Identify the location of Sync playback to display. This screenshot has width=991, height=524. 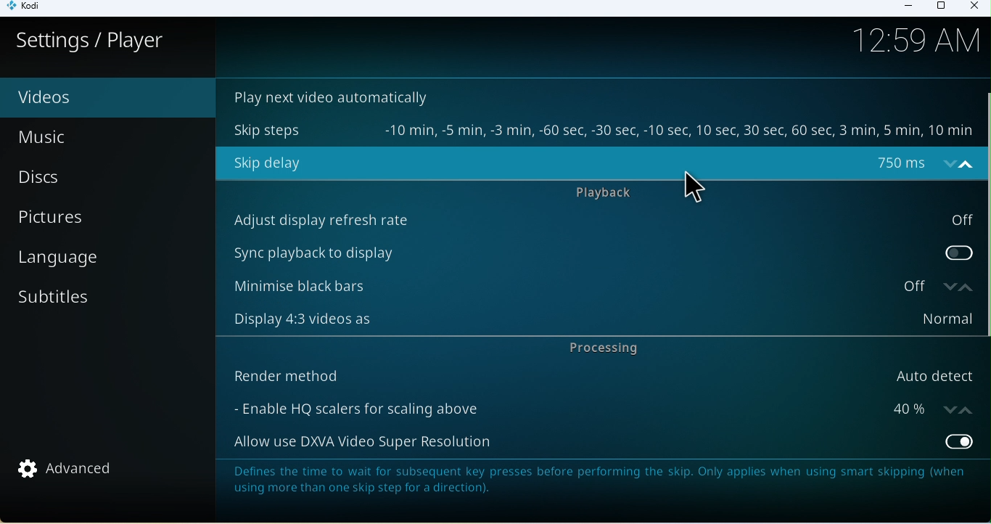
(599, 253).